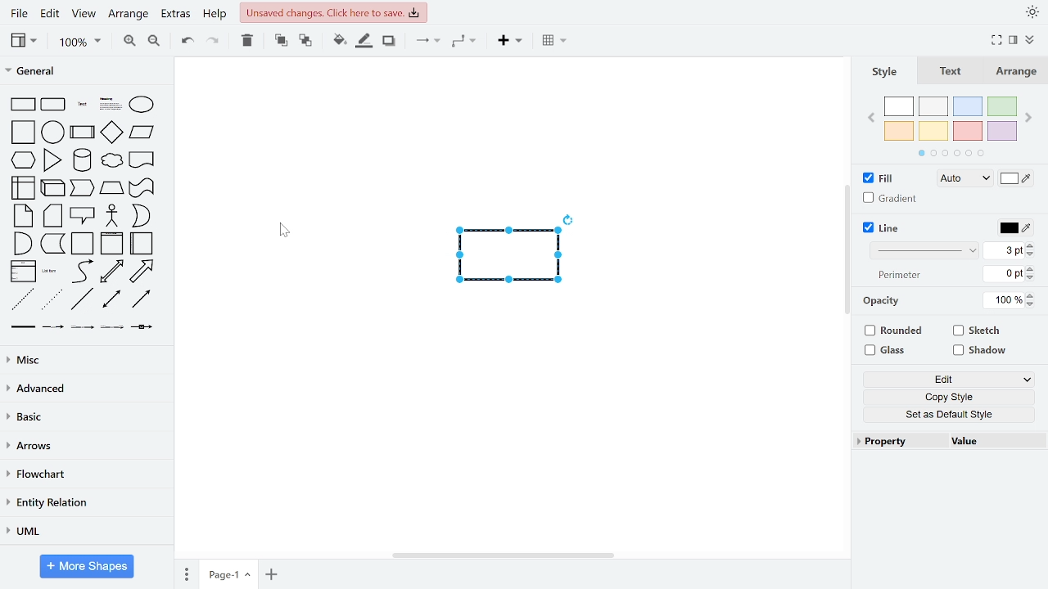 This screenshot has height=589, width=1048. Describe the element at coordinates (215, 14) in the screenshot. I see `help` at that location.